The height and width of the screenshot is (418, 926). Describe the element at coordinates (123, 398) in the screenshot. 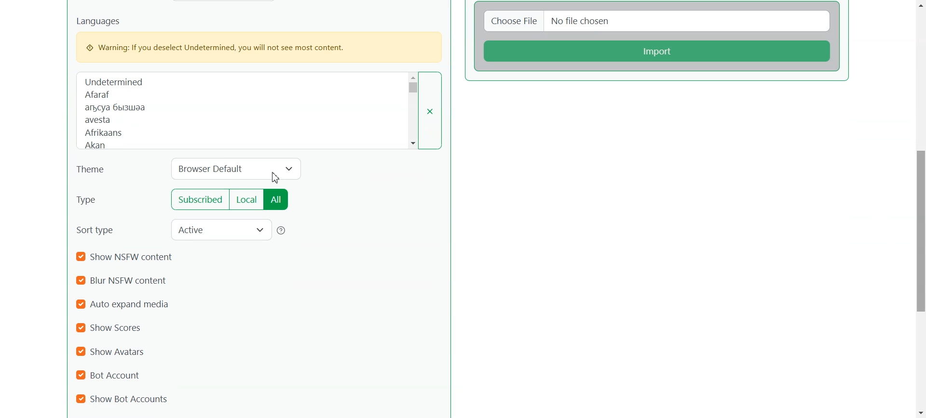

I see `Show Bot Accounts` at that location.